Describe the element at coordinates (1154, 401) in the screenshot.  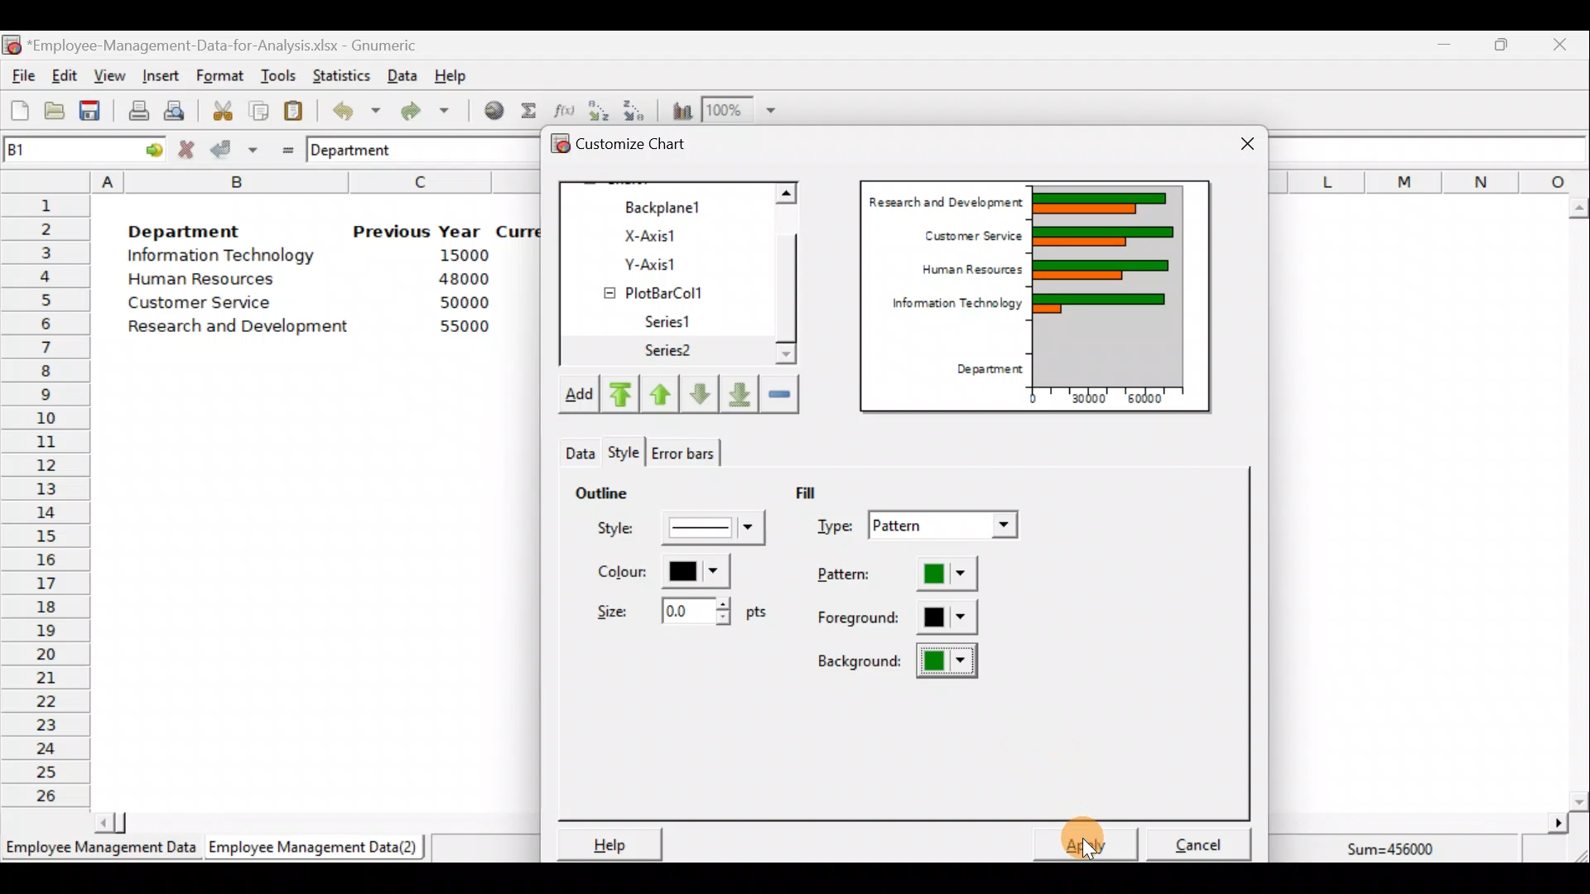
I see `60000"` at that location.